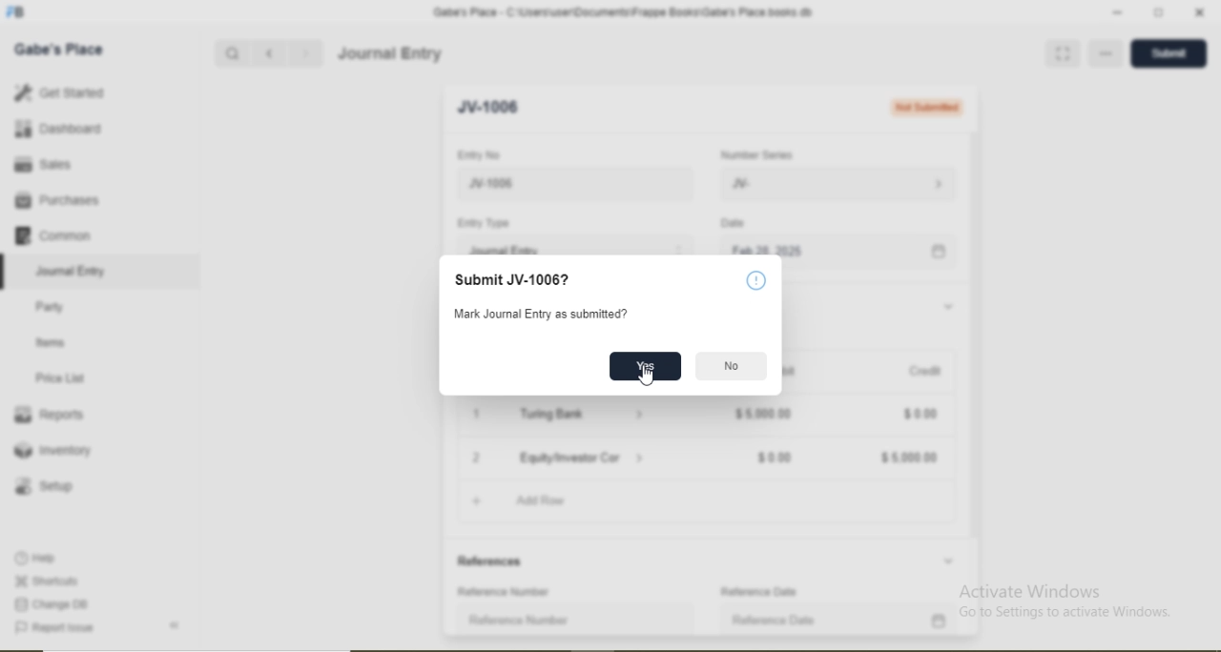  I want to click on full screen, so click(1159, 12).